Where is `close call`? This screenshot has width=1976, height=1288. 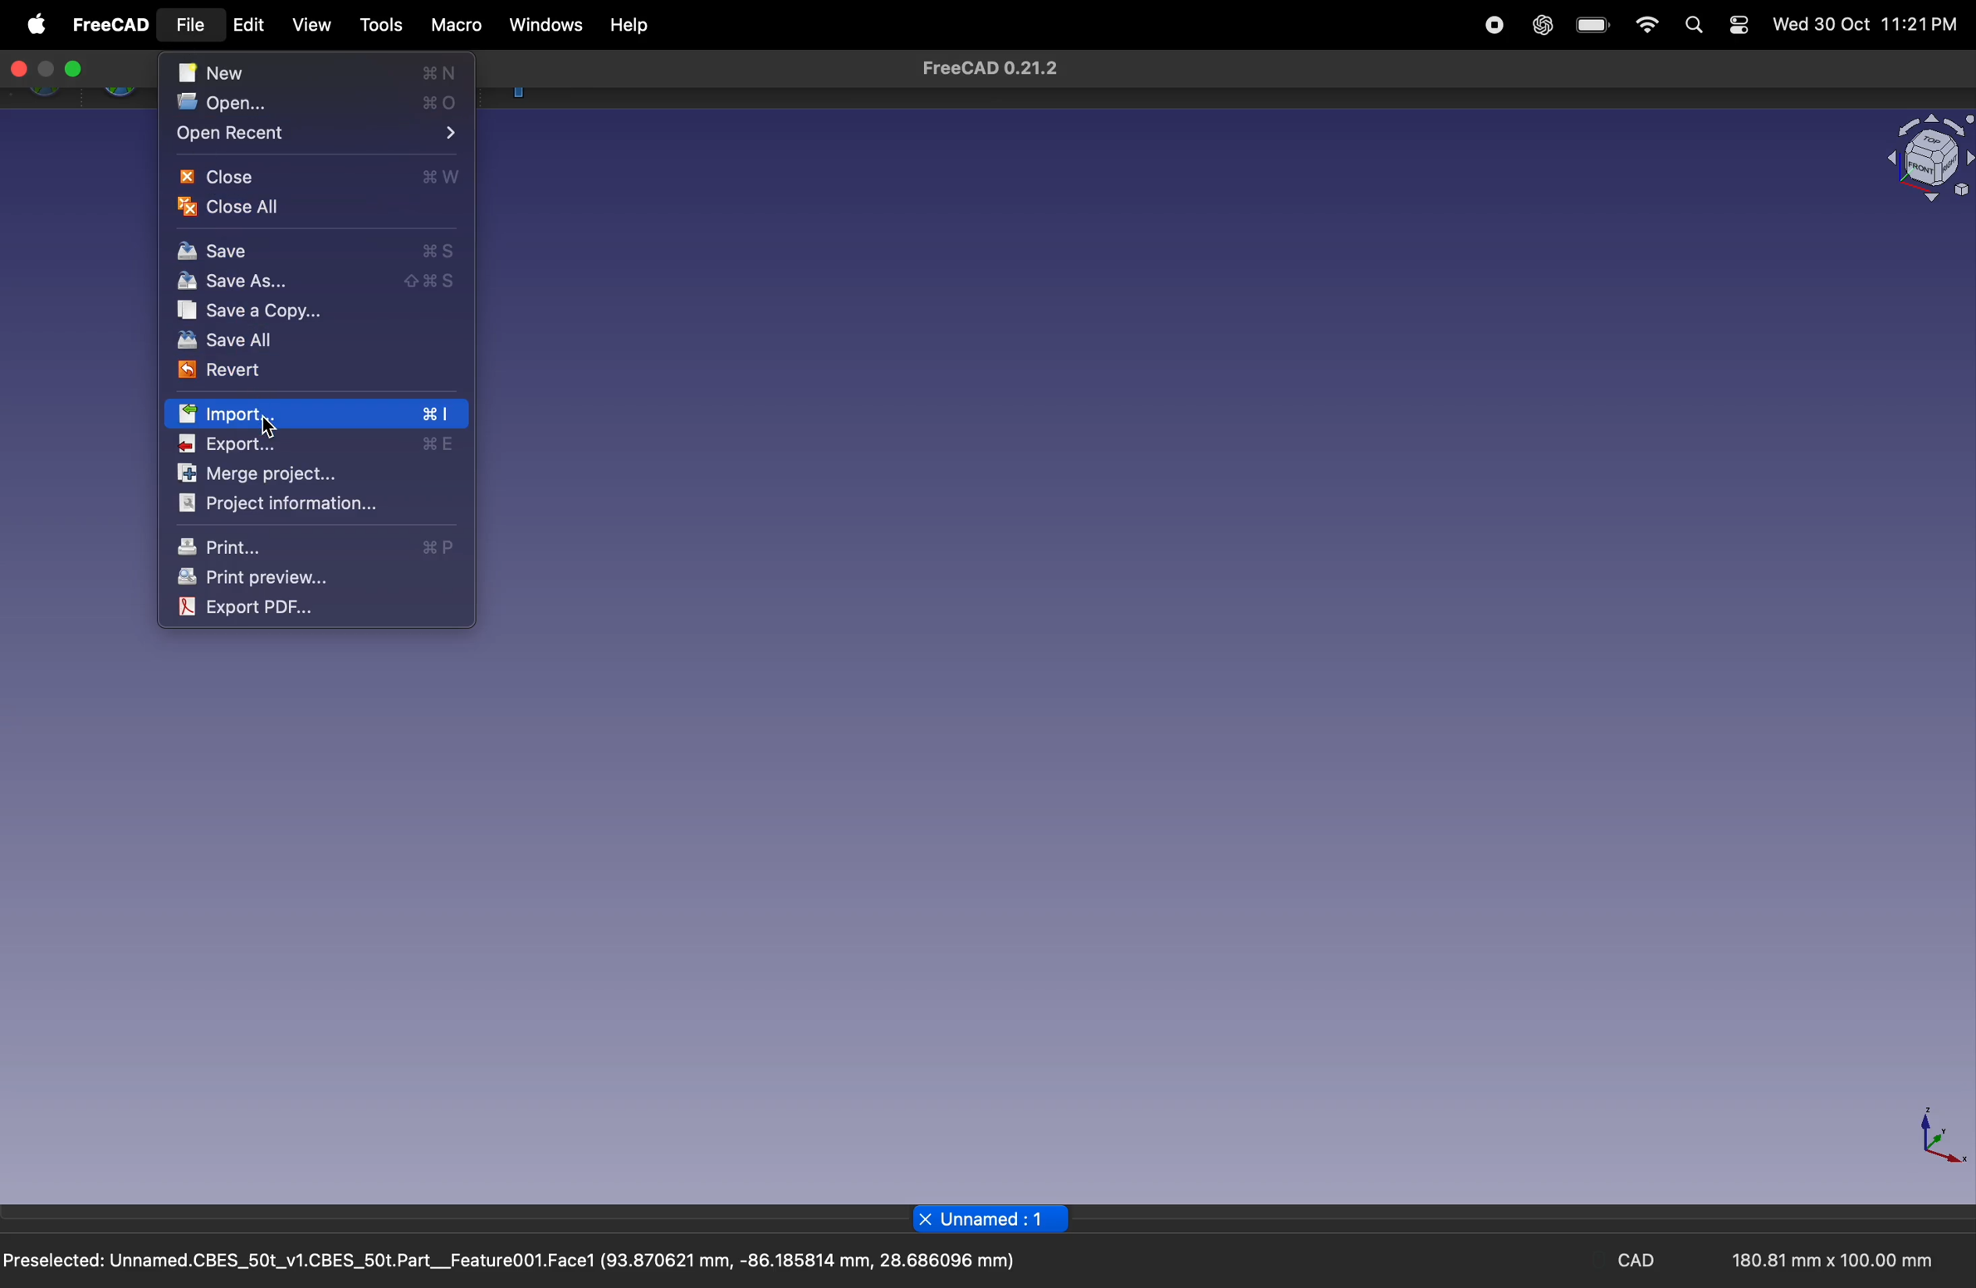
close call is located at coordinates (263, 206).